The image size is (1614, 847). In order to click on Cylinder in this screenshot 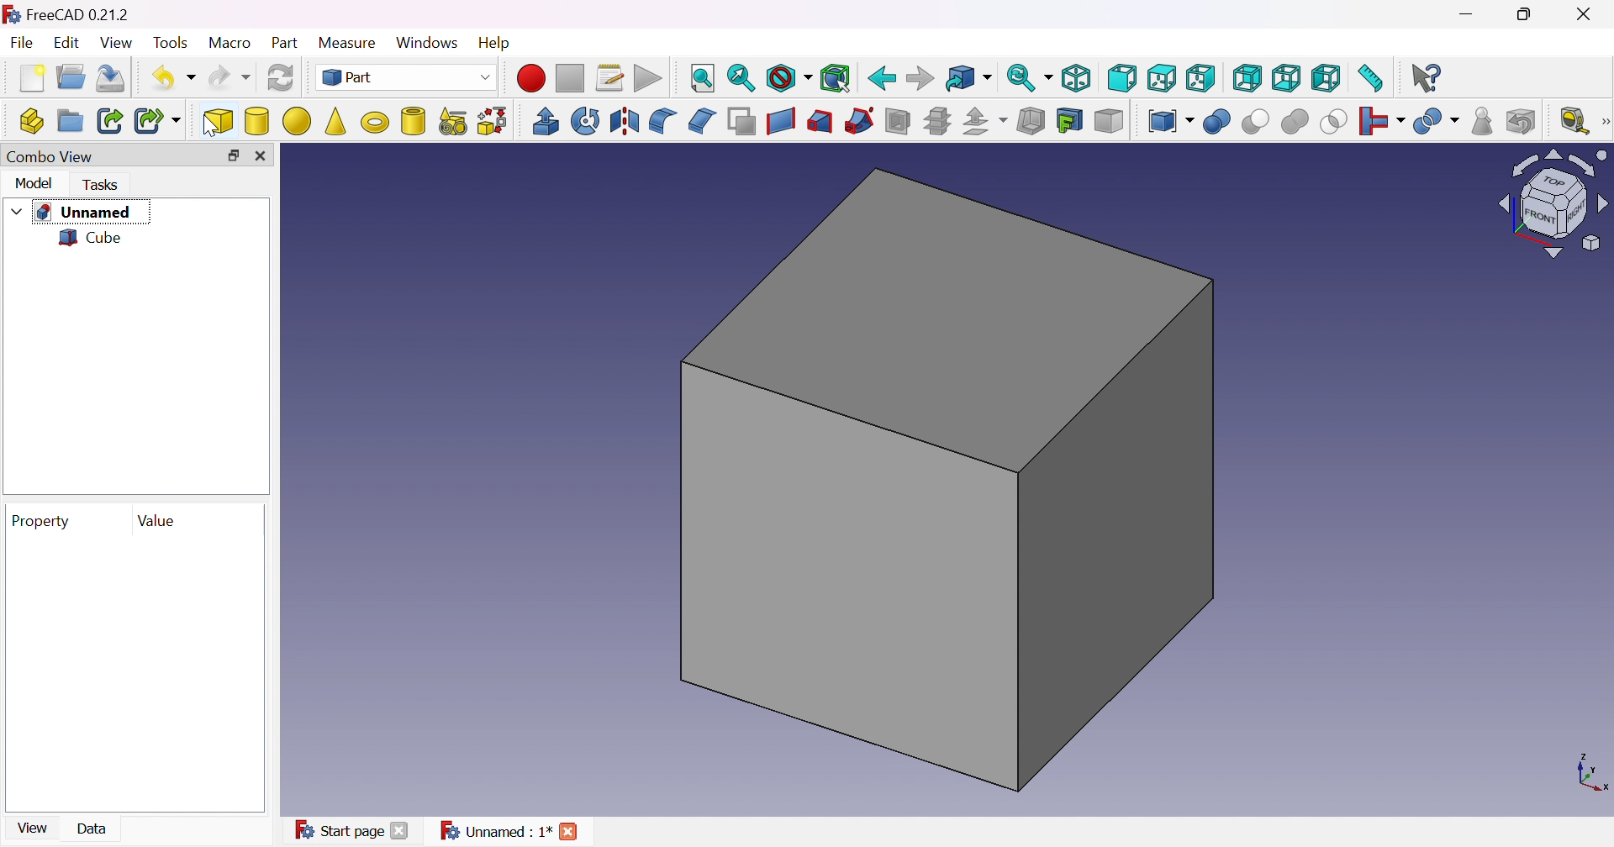, I will do `click(257, 122)`.